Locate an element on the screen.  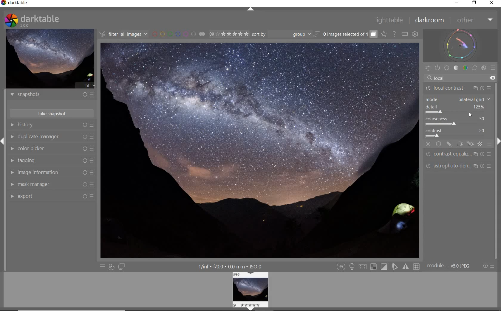
scroll bar is located at coordinates (494, 170).